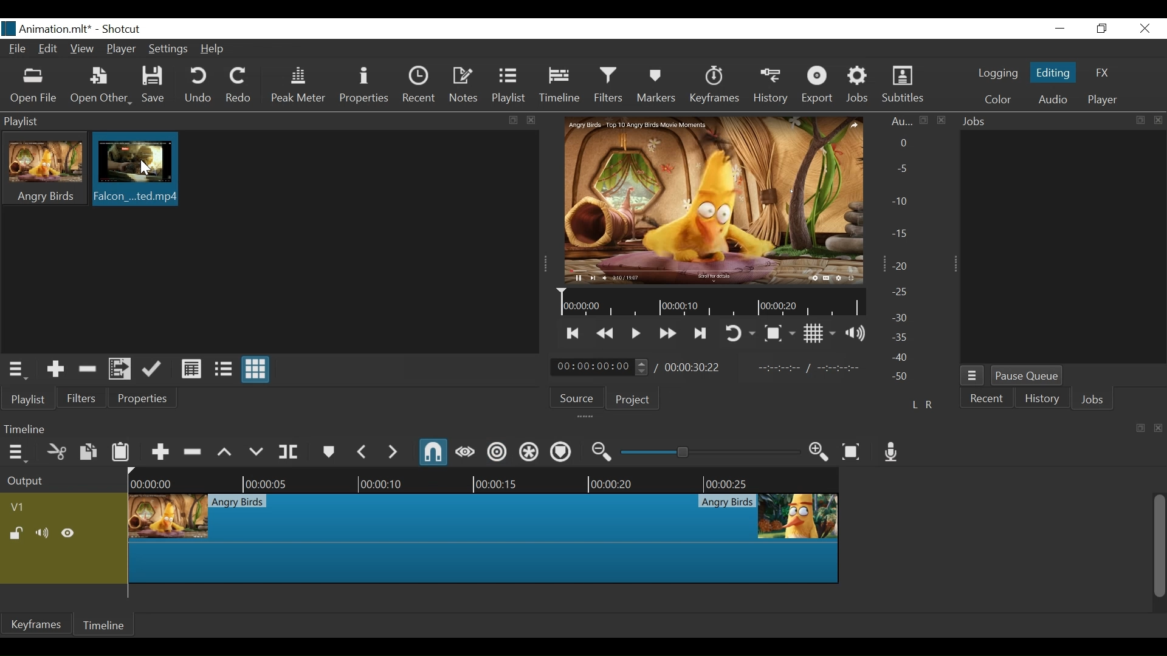  What do you see at coordinates (694, 367) in the screenshot?
I see `Total Duration` at bounding box center [694, 367].